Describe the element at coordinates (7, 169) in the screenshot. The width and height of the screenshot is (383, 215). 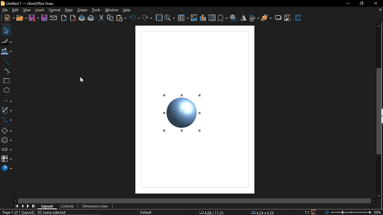
I see `3d shapes` at that location.